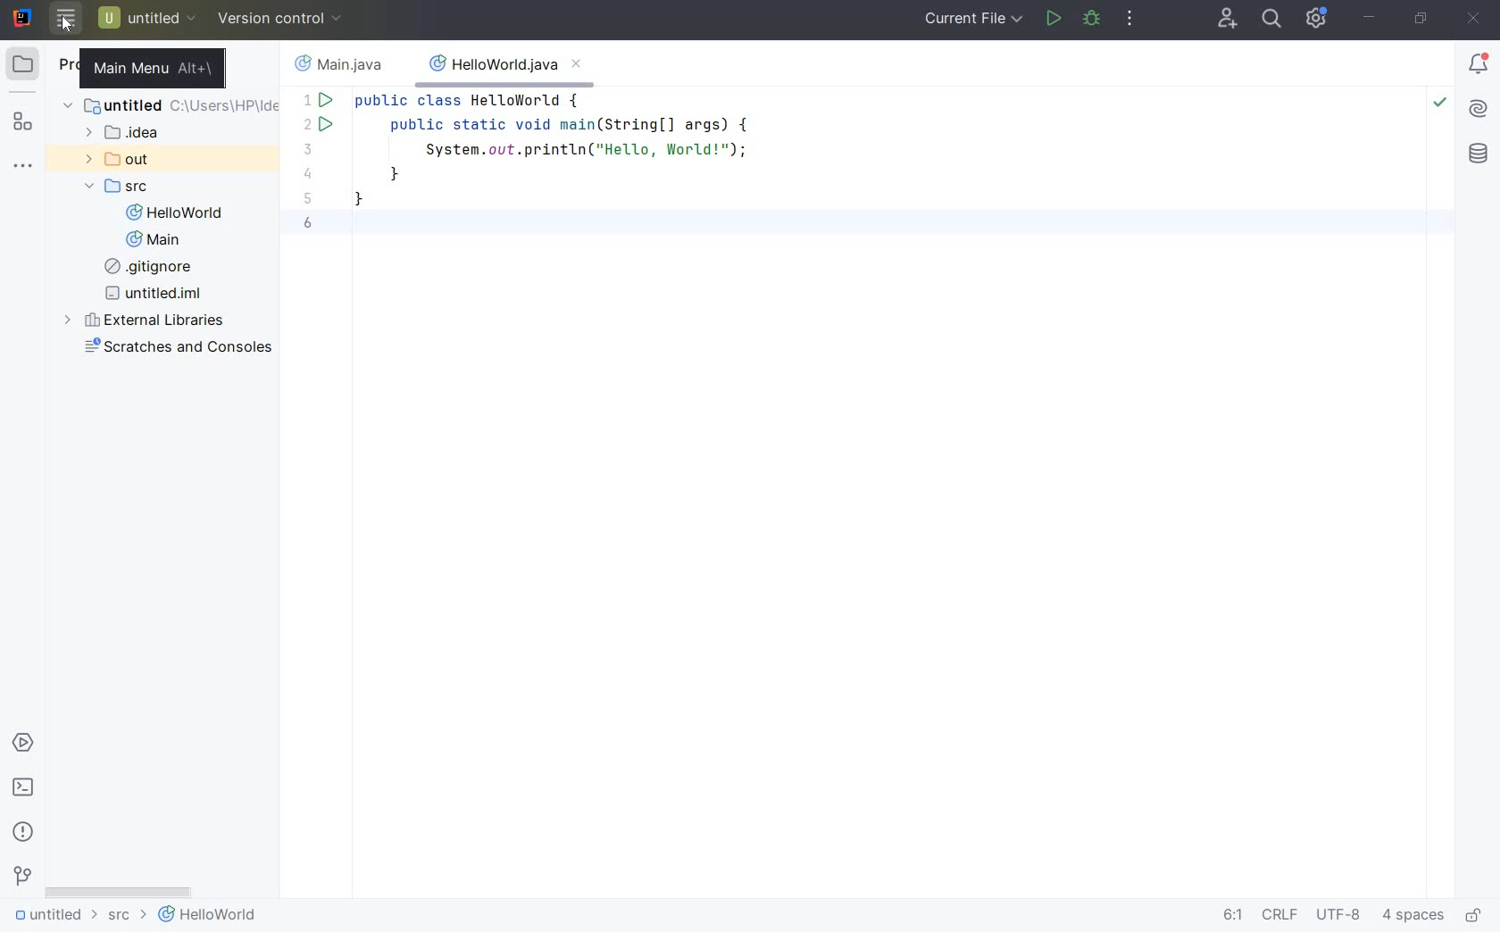 The height and width of the screenshot is (932, 1500). What do you see at coordinates (67, 22) in the screenshot?
I see `cursor` at bounding box center [67, 22].